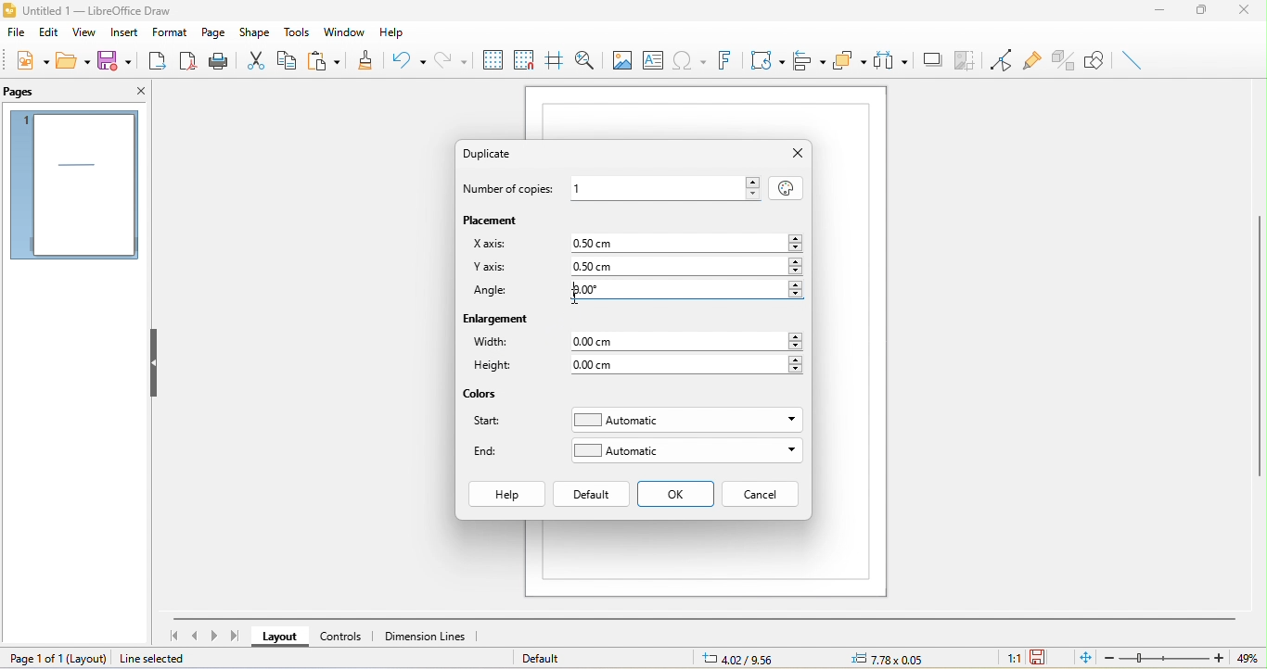 This screenshot has height=669, width=1267. Describe the element at coordinates (761, 494) in the screenshot. I see `cancel` at that location.